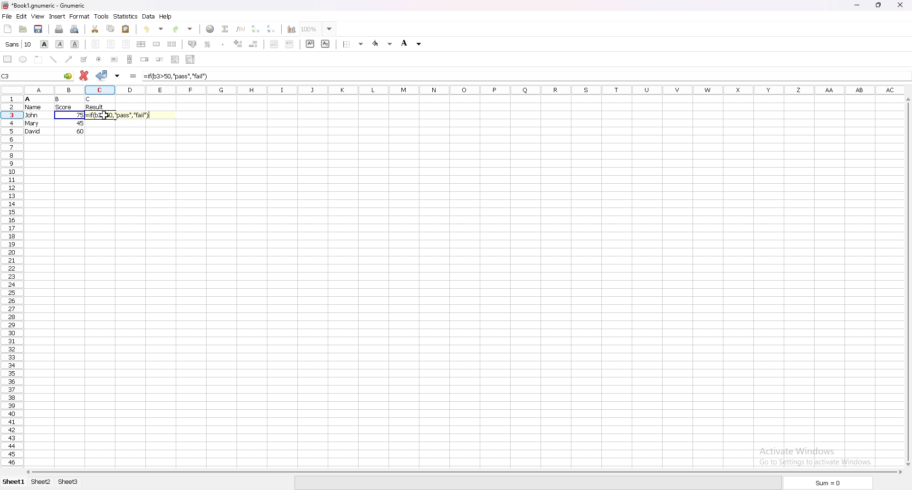 The image size is (912, 490). I want to click on sheet 1, so click(12, 483).